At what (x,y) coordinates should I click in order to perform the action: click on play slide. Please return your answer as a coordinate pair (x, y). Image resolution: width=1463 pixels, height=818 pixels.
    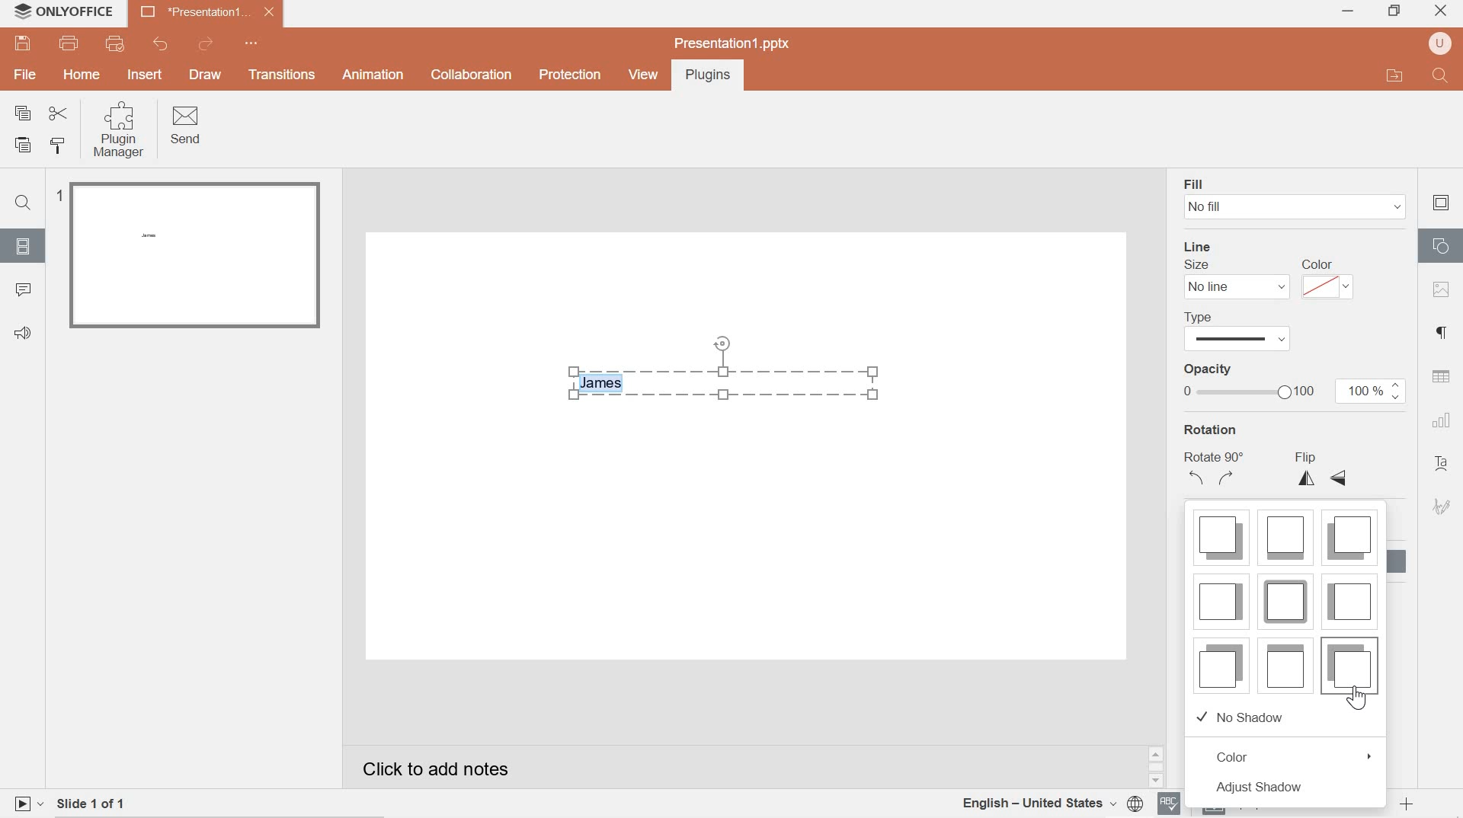
    Looking at the image, I should click on (27, 803).